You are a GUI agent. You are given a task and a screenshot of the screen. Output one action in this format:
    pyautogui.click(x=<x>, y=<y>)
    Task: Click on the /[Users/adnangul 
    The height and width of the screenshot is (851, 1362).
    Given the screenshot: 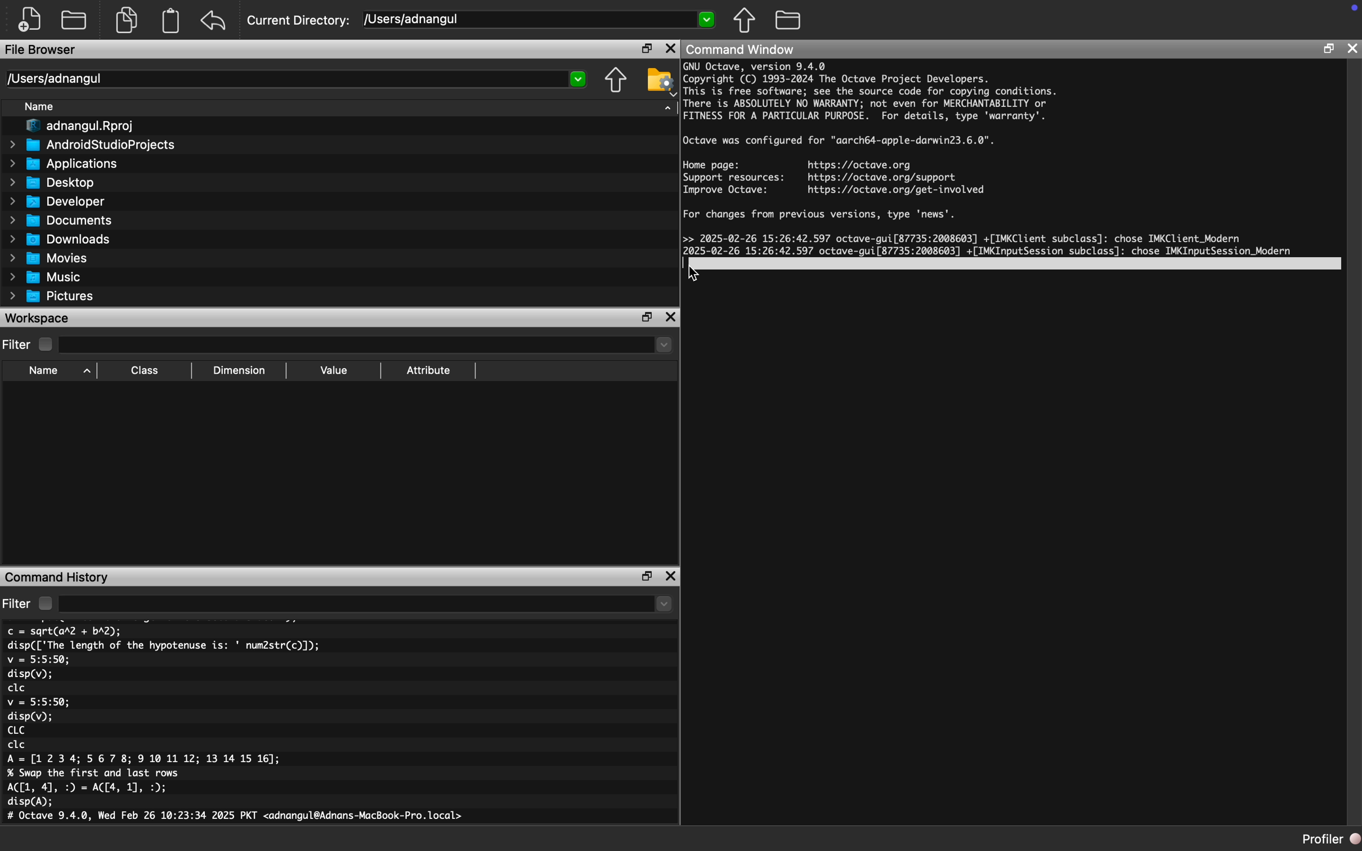 What is the action you would take?
    pyautogui.click(x=540, y=21)
    